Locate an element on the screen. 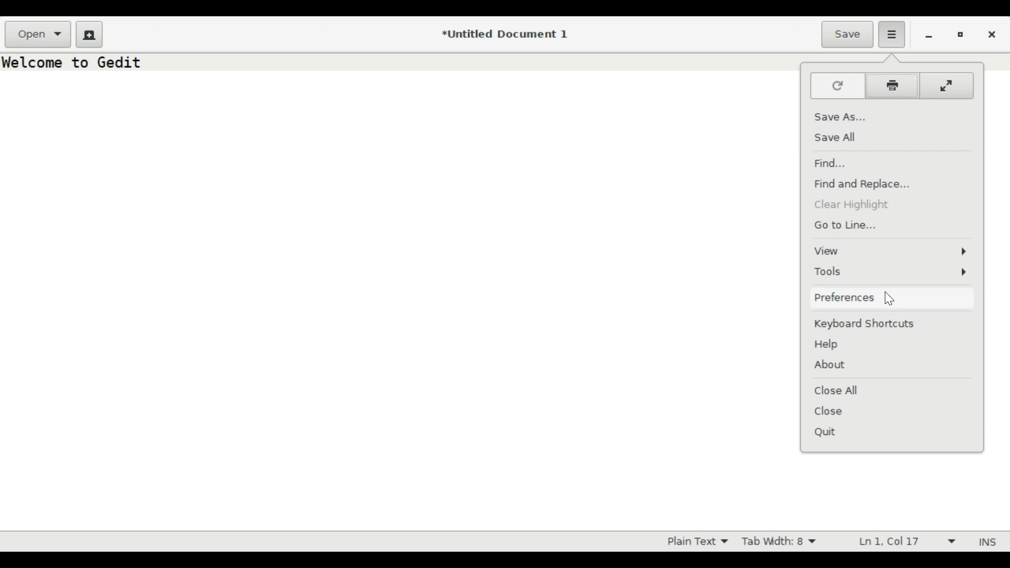  Go to Line is located at coordinates (846, 225).